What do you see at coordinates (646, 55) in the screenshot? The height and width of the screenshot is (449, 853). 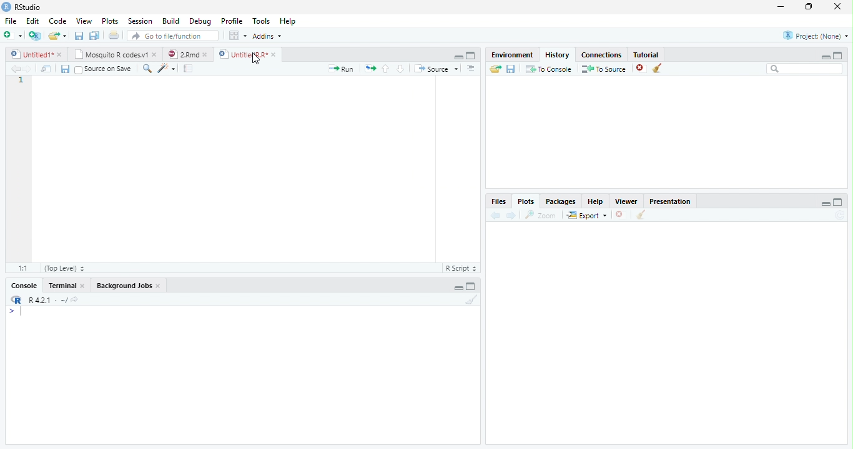 I see `Tutorial` at bounding box center [646, 55].